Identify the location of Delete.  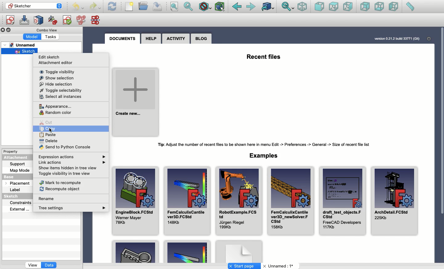
(50, 141).